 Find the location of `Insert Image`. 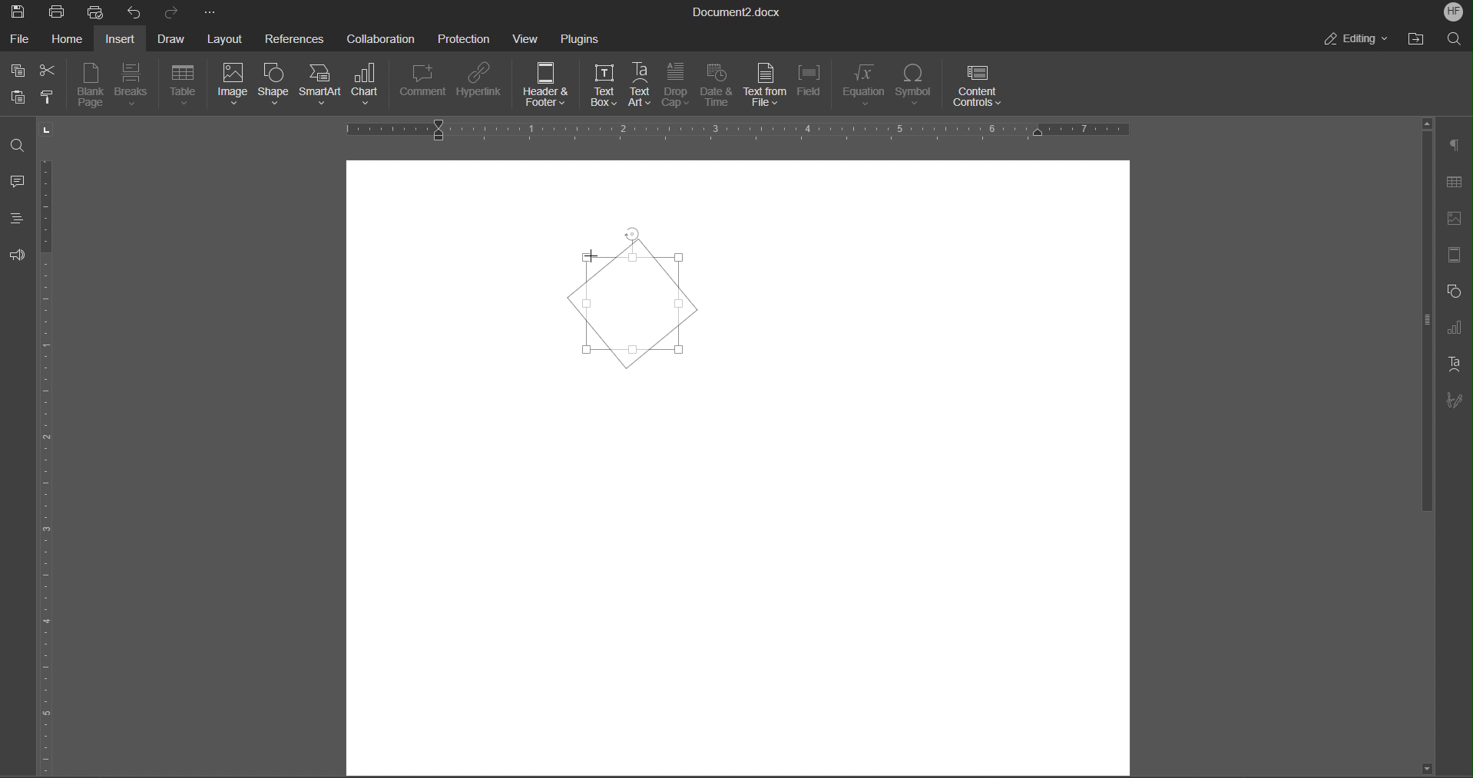

Insert Image is located at coordinates (1451, 219).